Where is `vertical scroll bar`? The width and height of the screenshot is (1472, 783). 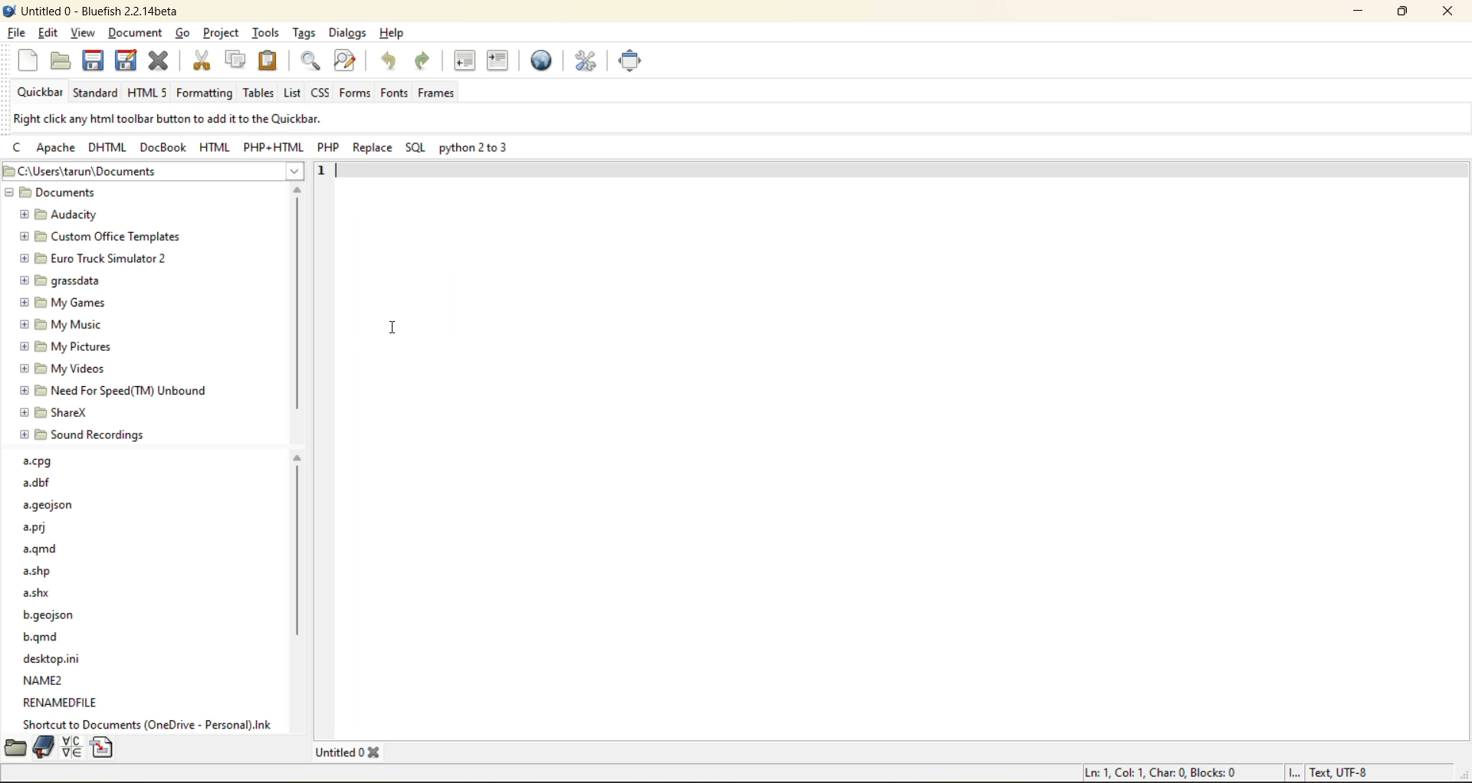 vertical scroll bar is located at coordinates (297, 307).